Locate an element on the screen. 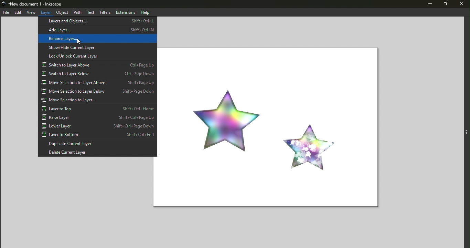 The image size is (470, 248). Move selection to layer below is located at coordinates (97, 91).